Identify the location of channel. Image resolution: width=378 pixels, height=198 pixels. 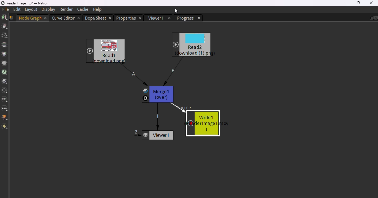
(4, 45).